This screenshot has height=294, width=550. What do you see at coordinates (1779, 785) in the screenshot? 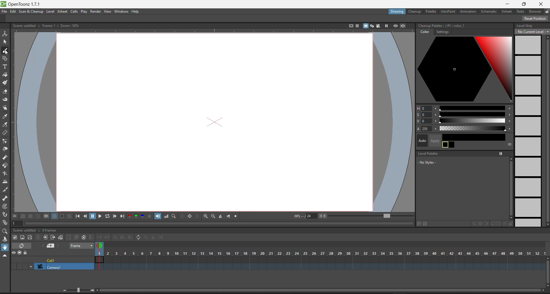
I see `new page` at bounding box center [1779, 785].